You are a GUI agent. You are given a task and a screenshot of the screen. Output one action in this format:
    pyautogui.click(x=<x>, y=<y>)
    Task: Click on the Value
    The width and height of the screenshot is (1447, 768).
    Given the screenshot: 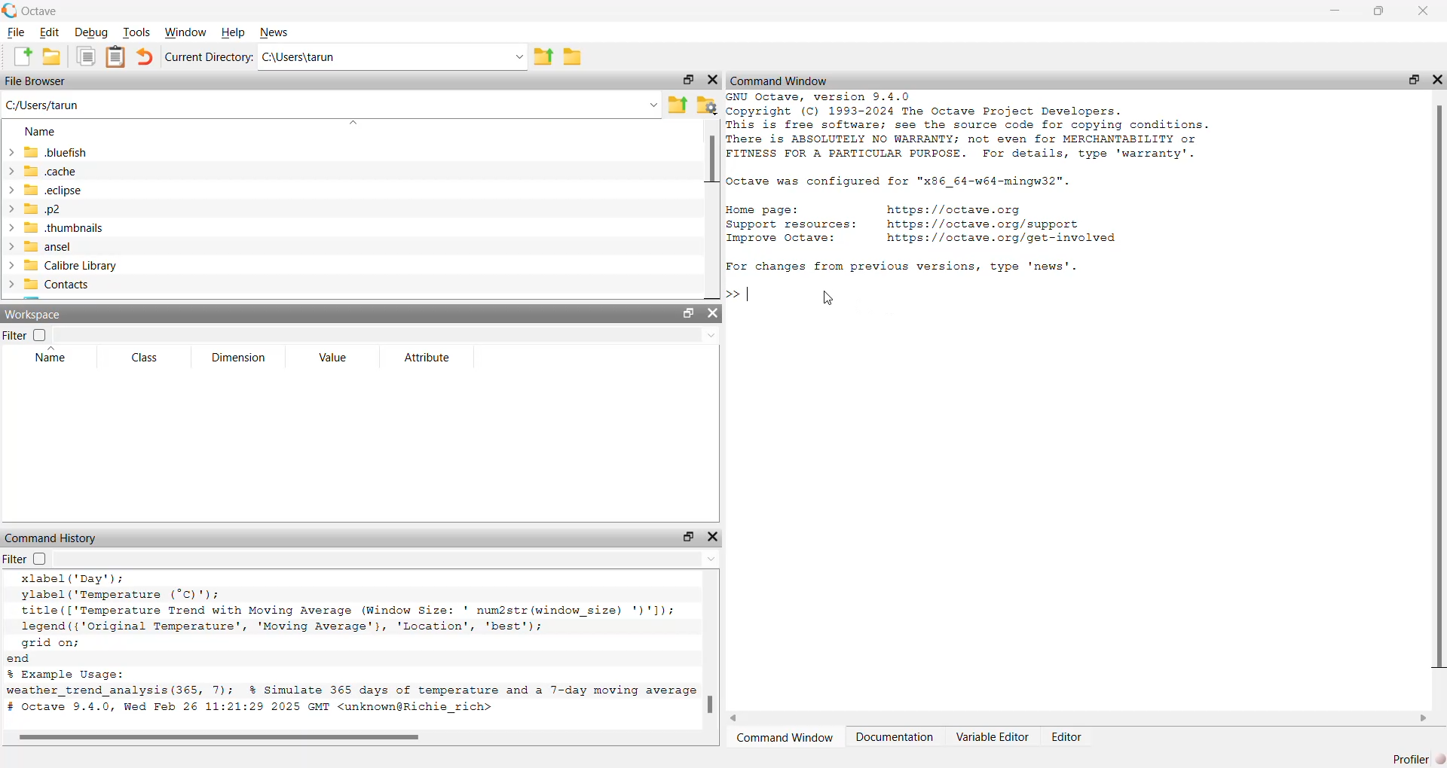 What is the action you would take?
    pyautogui.click(x=332, y=358)
    